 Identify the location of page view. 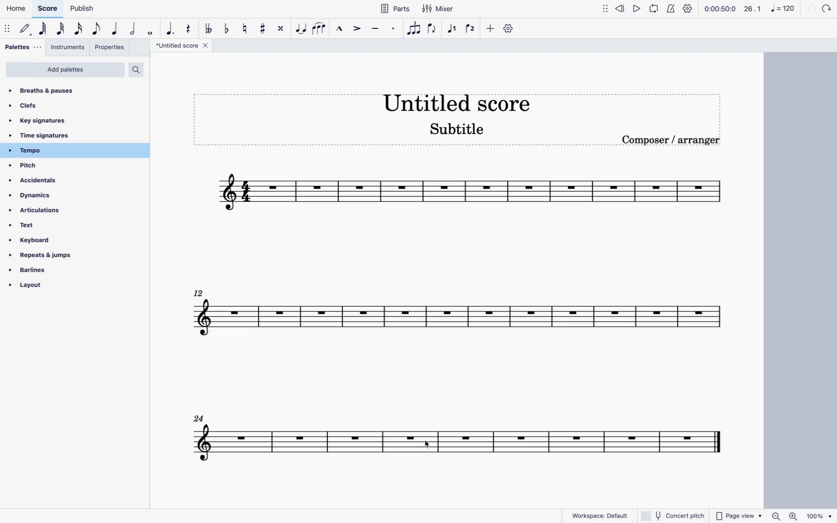
(738, 515).